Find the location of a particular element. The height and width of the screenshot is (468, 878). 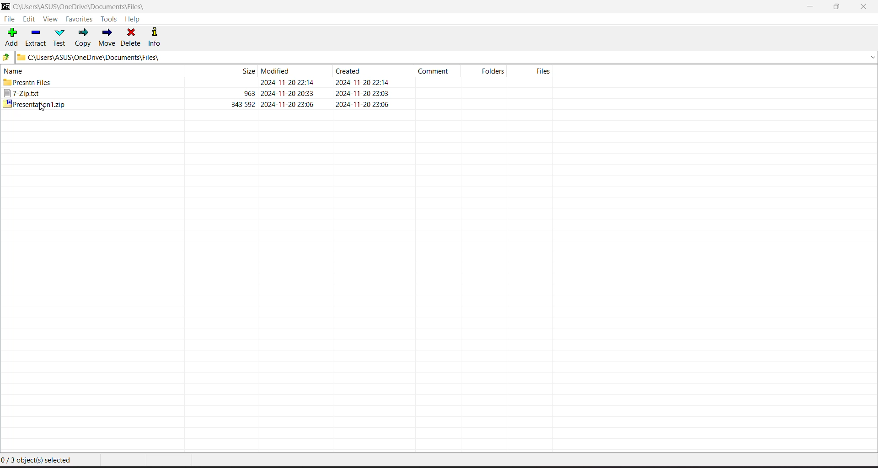

Move is located at coordinates (107, 37).